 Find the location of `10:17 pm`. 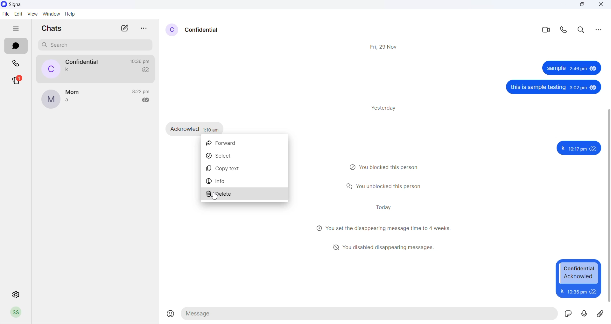

10:17 pm is located at coordinates (578, 291).